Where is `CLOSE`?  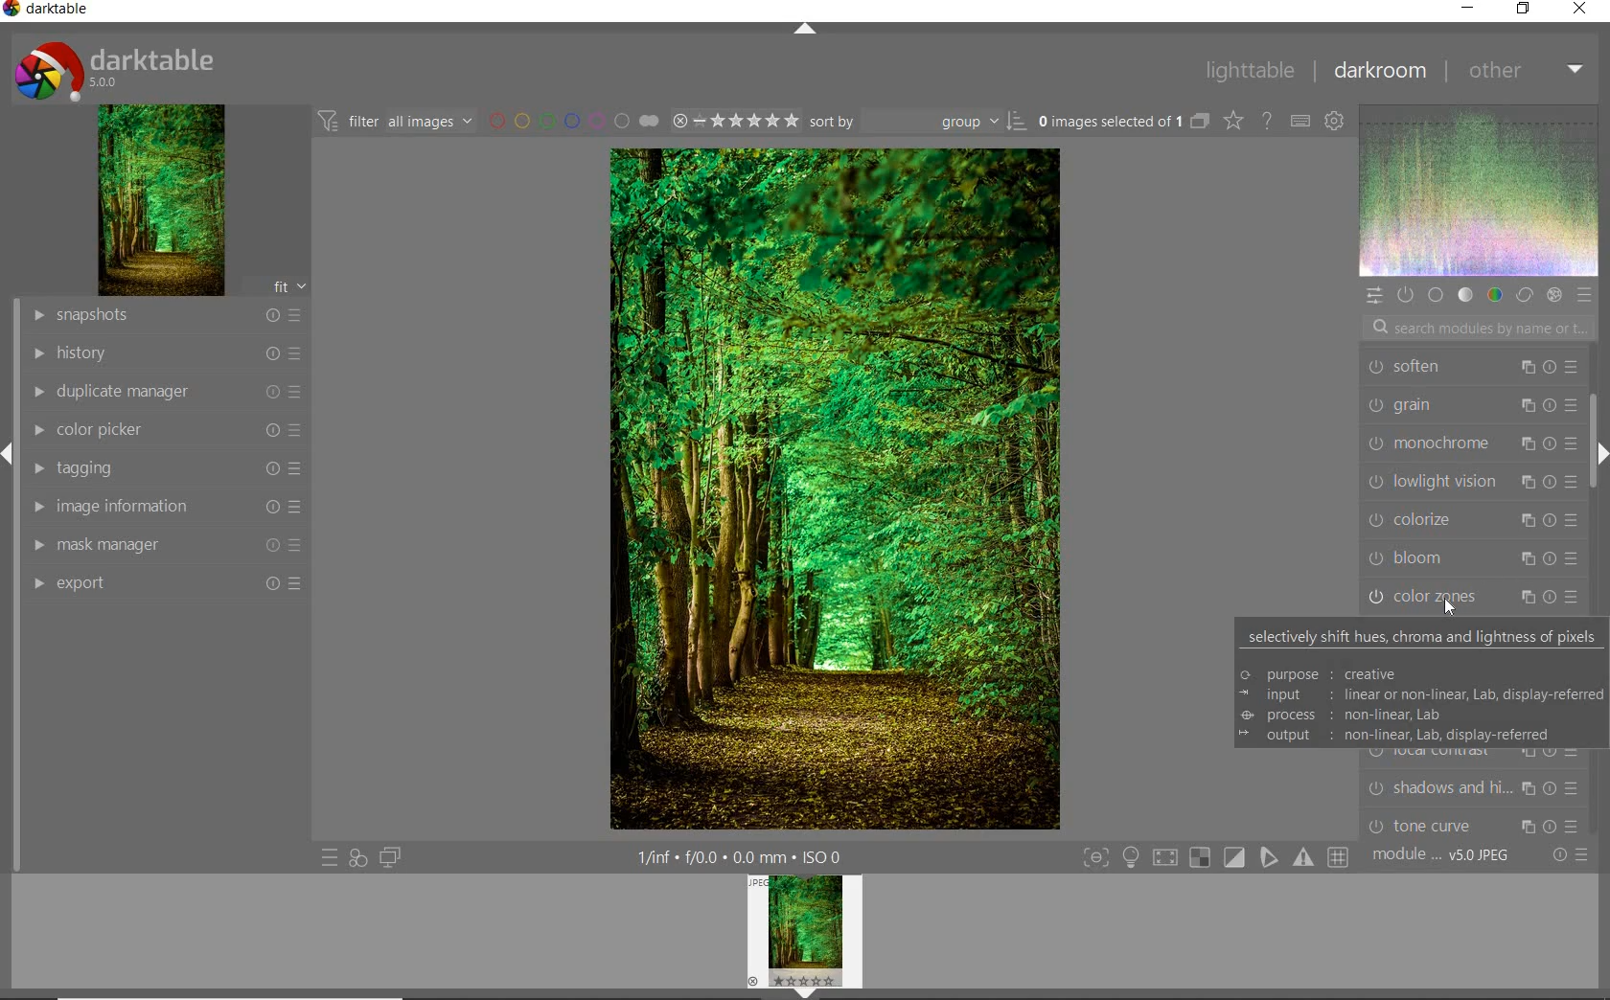 CLOSE is located at coordinates (1586, 10).